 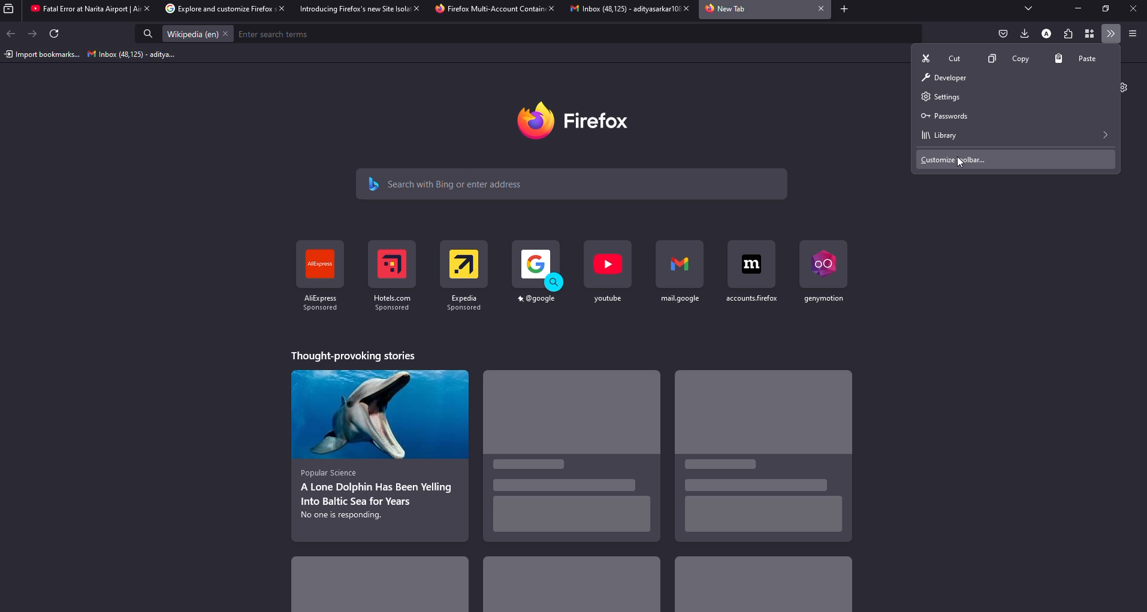 I want to click on container, so click(x=1091, y=34).